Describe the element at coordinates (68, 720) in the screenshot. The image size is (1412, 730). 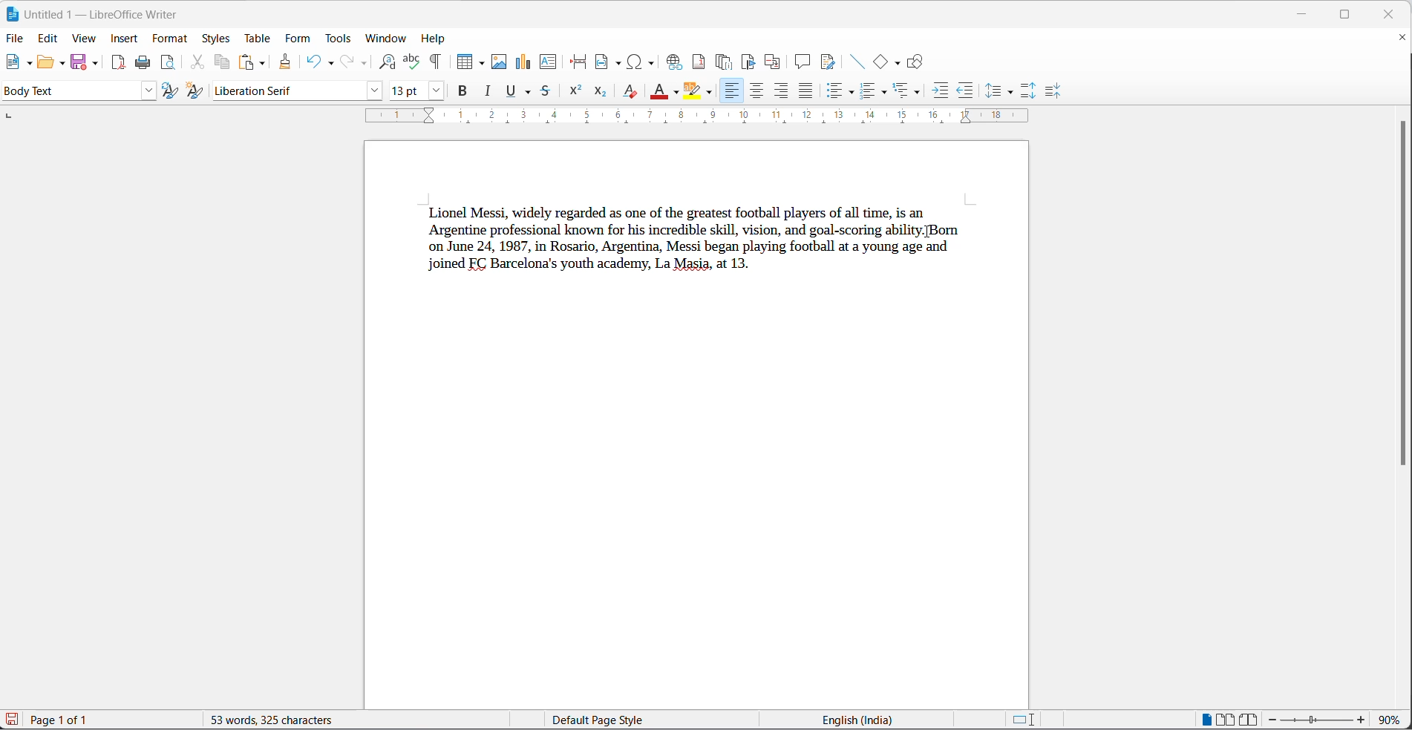
I see `current page` at that location.